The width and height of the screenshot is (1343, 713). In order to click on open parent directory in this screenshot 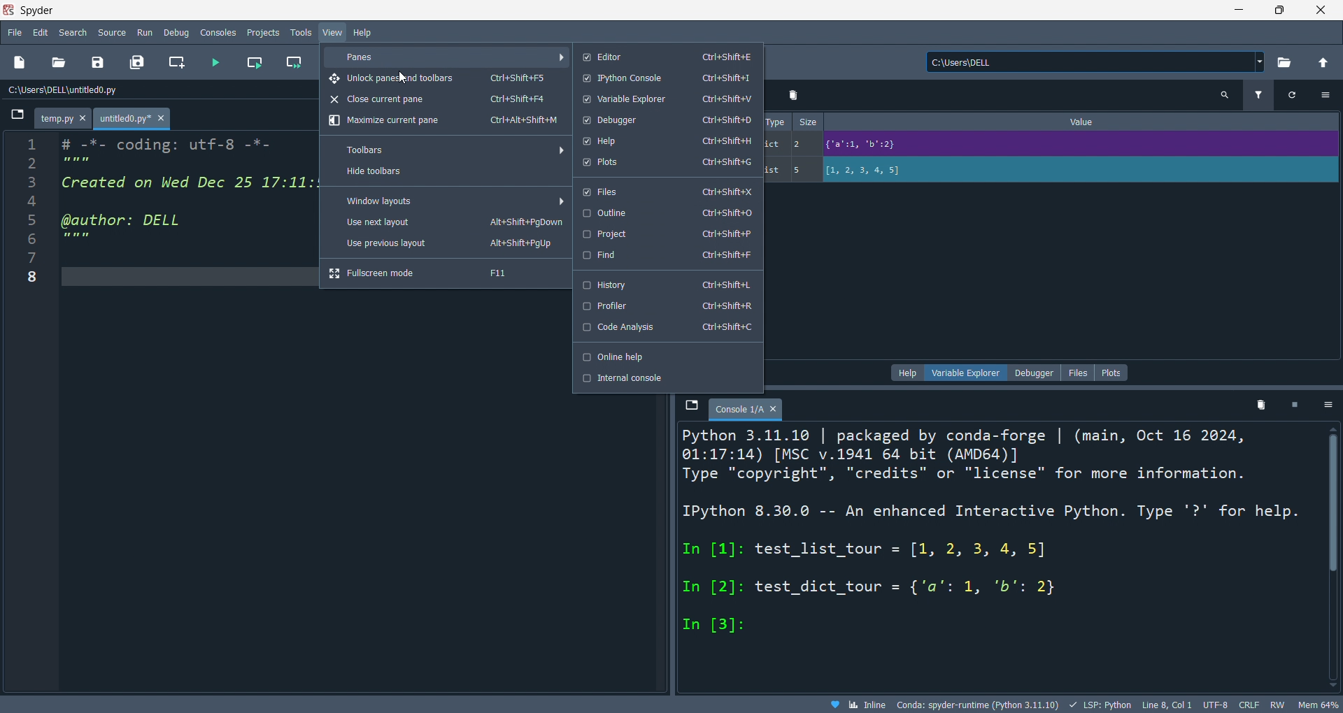, I will do `click(1323, 61)`.